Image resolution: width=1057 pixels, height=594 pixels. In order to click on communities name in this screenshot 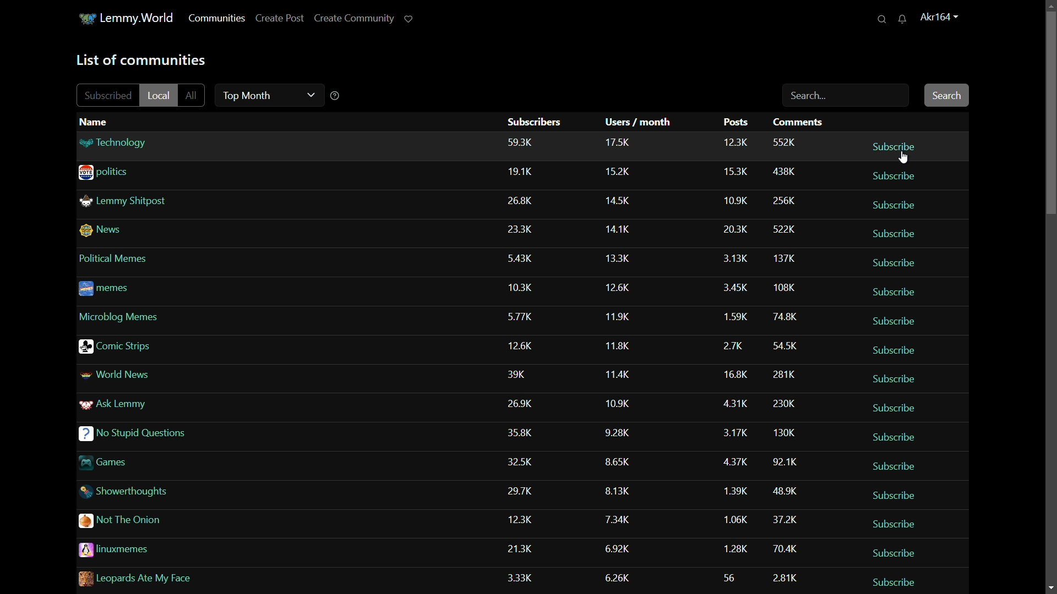, I will do `click(165, 202)`.